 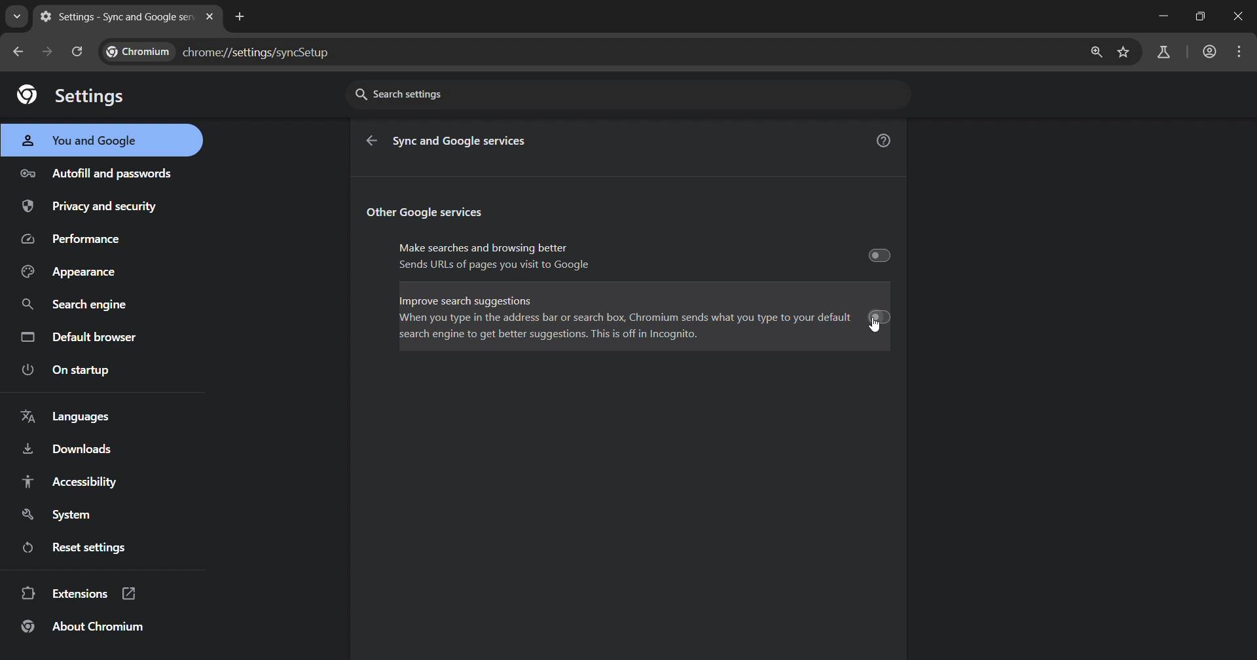 I want to click on you and google, so click(x=75, y=141).